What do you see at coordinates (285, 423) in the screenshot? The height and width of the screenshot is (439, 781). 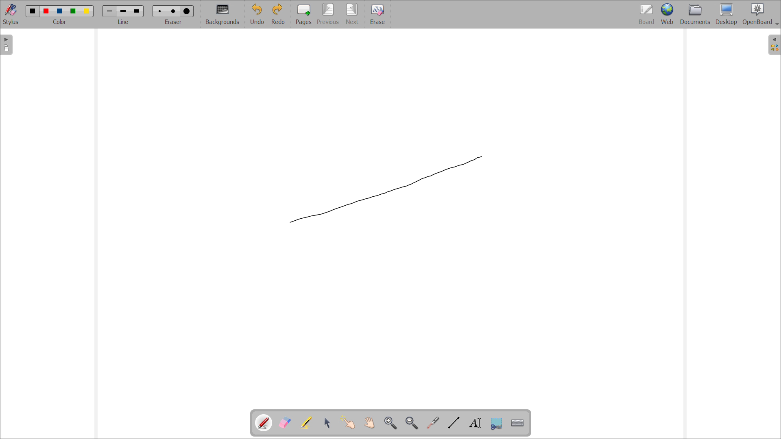 I see `erase annotations` at bounding box center [285, 423].